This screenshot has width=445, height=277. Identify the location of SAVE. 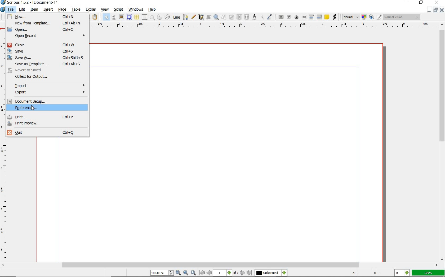
(47, 51).